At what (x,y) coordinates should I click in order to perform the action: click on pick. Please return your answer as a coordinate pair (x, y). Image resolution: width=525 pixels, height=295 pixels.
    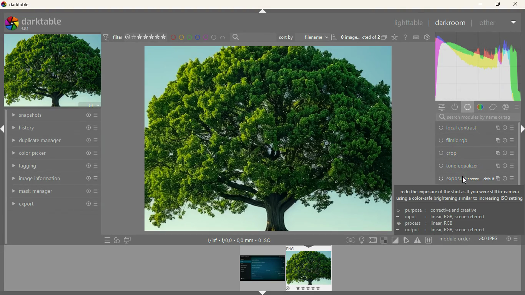
    Looking at the image, I should click on (406, 240).